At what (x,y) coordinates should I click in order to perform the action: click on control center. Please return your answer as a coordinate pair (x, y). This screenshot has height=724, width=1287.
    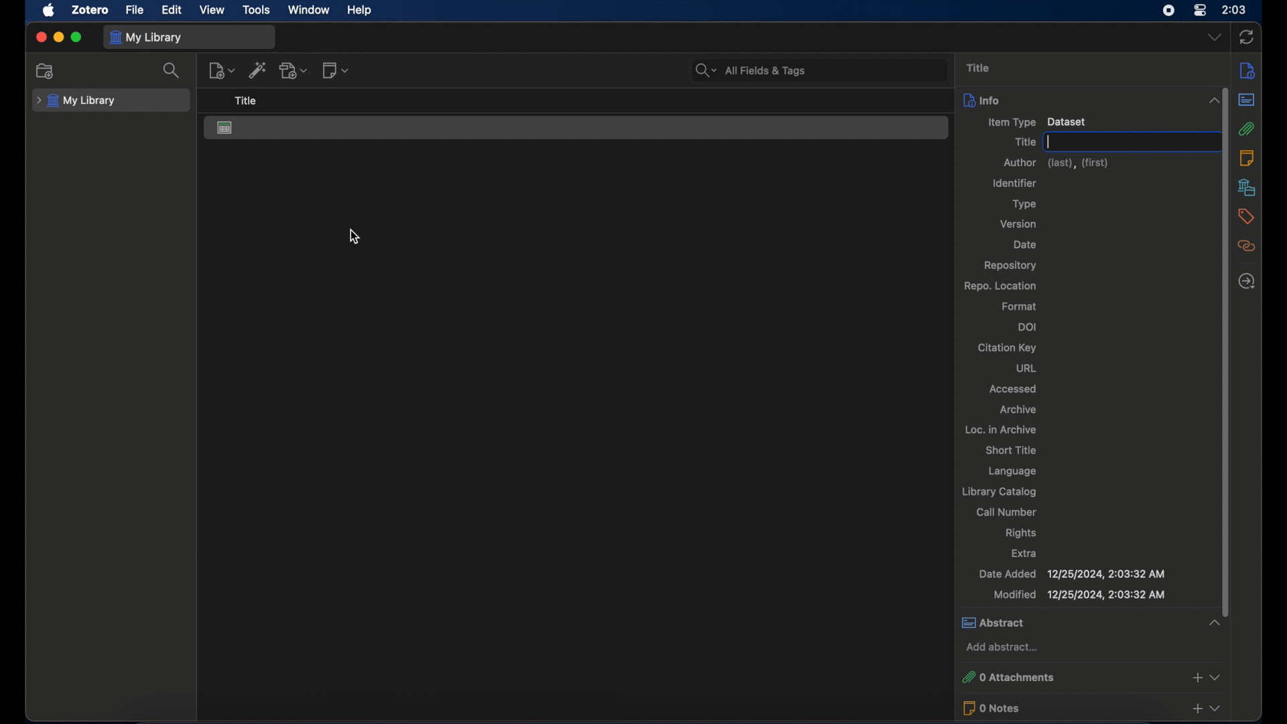
    Looking at the image, I should click on (1200, 11).